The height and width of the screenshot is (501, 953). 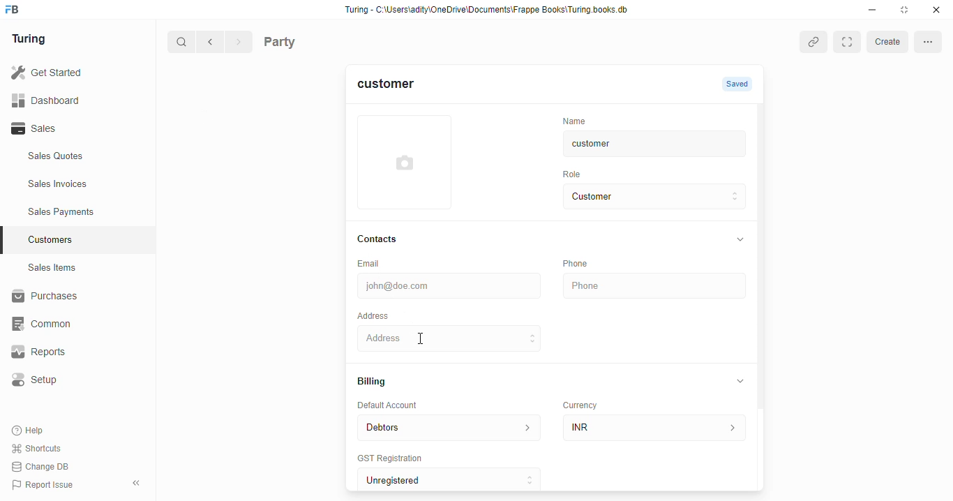 What do you see at coordinates (653, 286) in the screenshot?
I see `Phone` at bounding box center [653, 286].